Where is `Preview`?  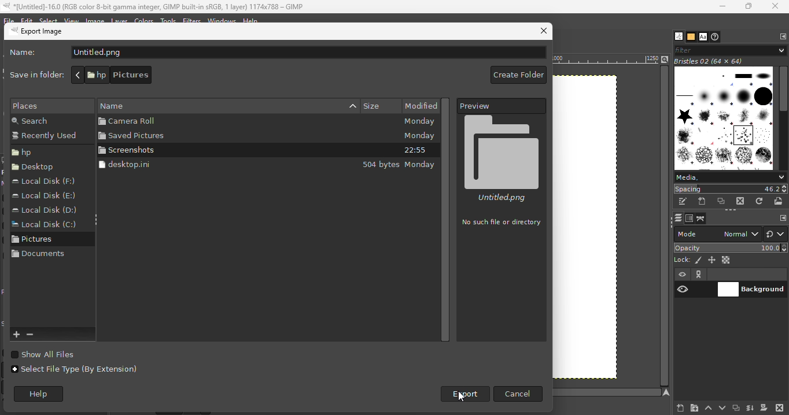
Preview is located at coordinates (502, 106).